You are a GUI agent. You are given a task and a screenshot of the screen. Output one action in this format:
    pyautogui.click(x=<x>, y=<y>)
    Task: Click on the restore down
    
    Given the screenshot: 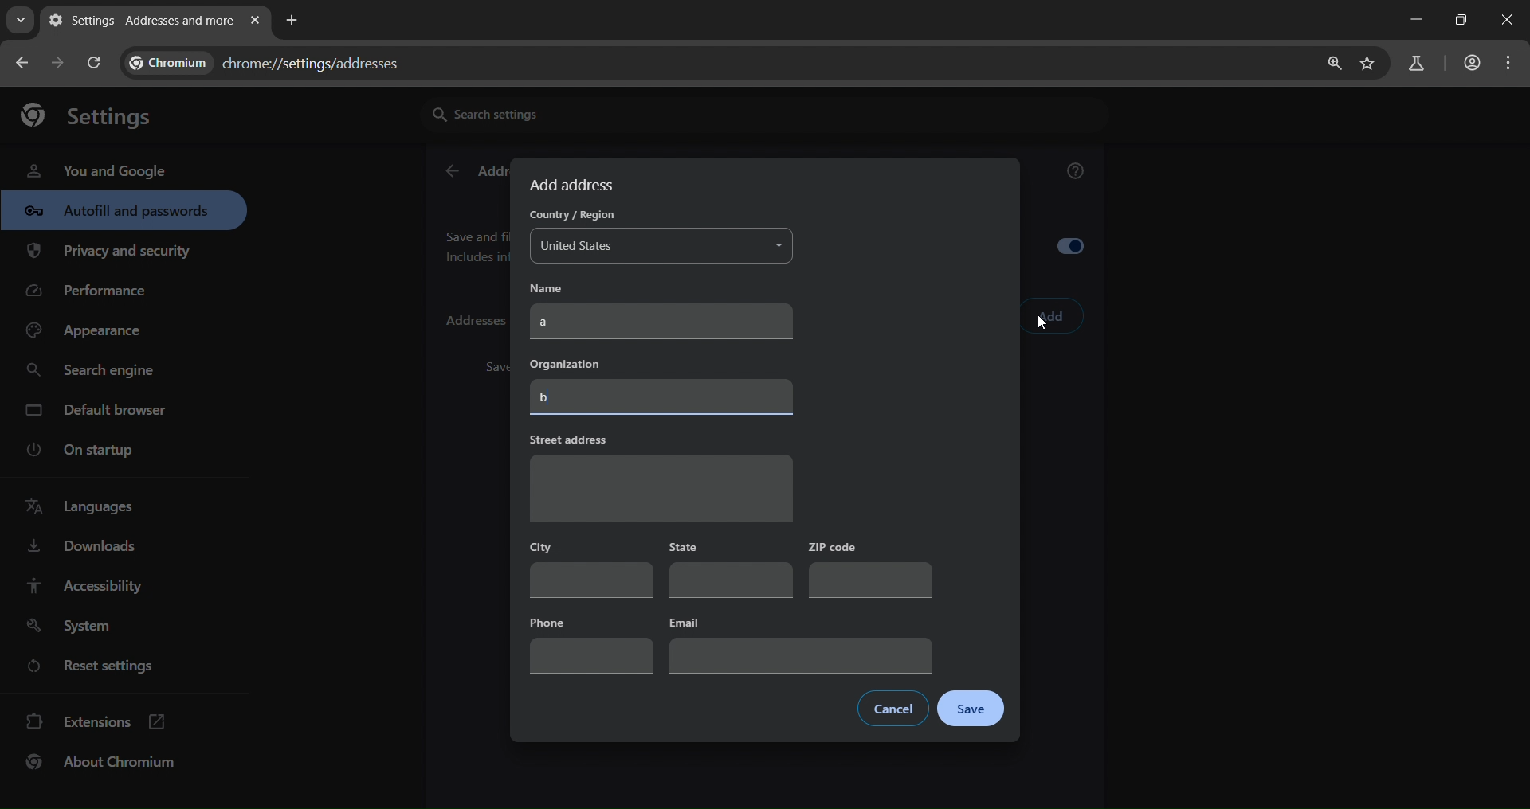 What is the action you would take?
    pyautogui.click(x=1458, y=20)
    